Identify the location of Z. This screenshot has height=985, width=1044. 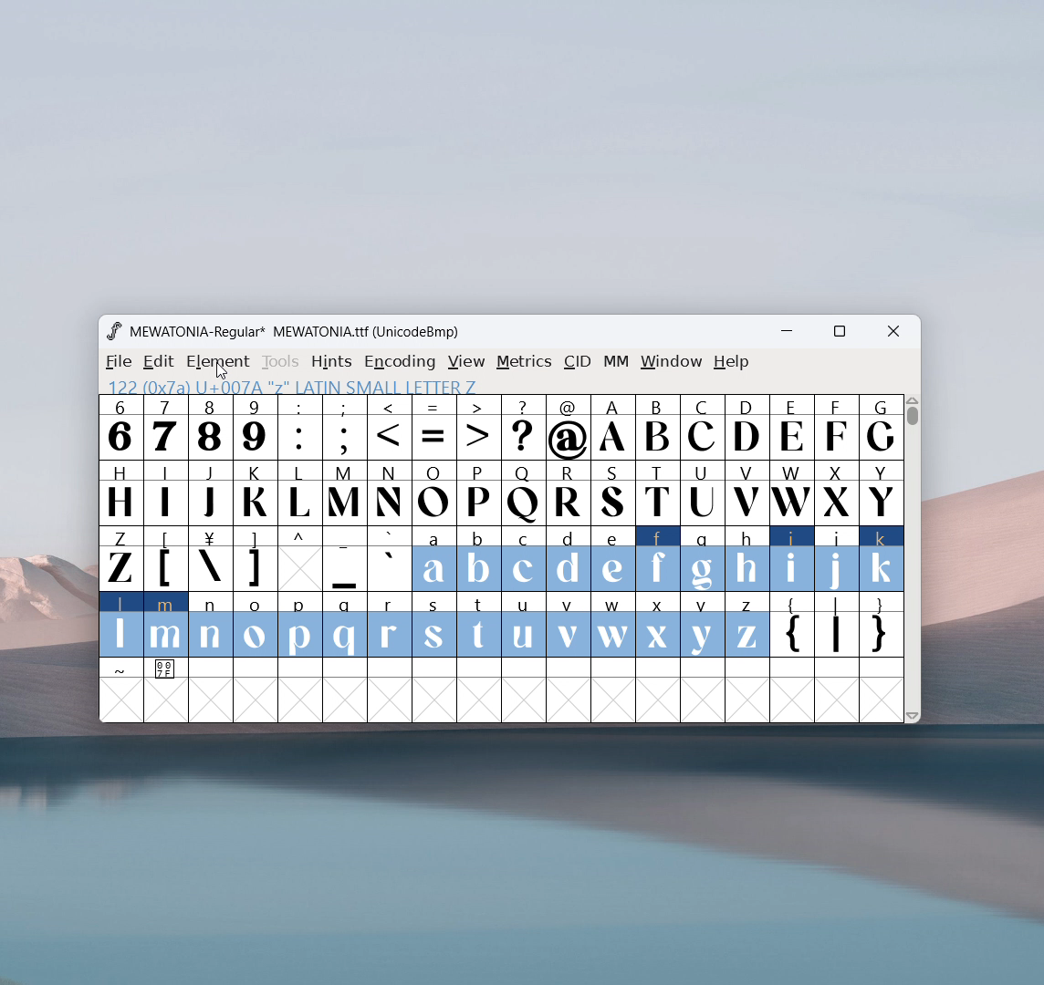
(120, 557).